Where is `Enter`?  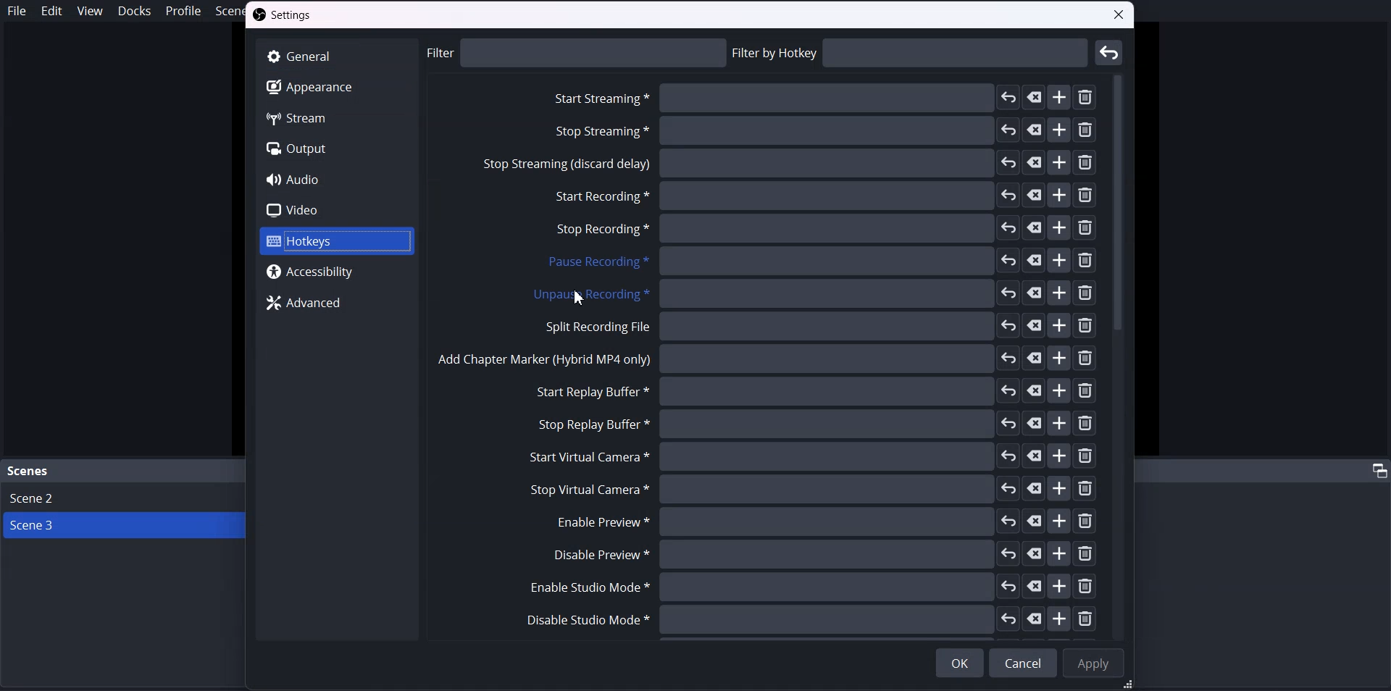
Enter is located at coordinates (1110, 52).